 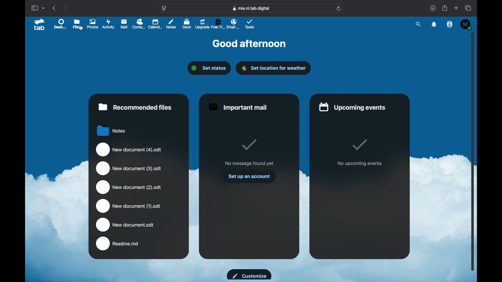 What do you see at coordinates (419, 24) in the screenshot?
I see `search` at bounding box center [419, 24].